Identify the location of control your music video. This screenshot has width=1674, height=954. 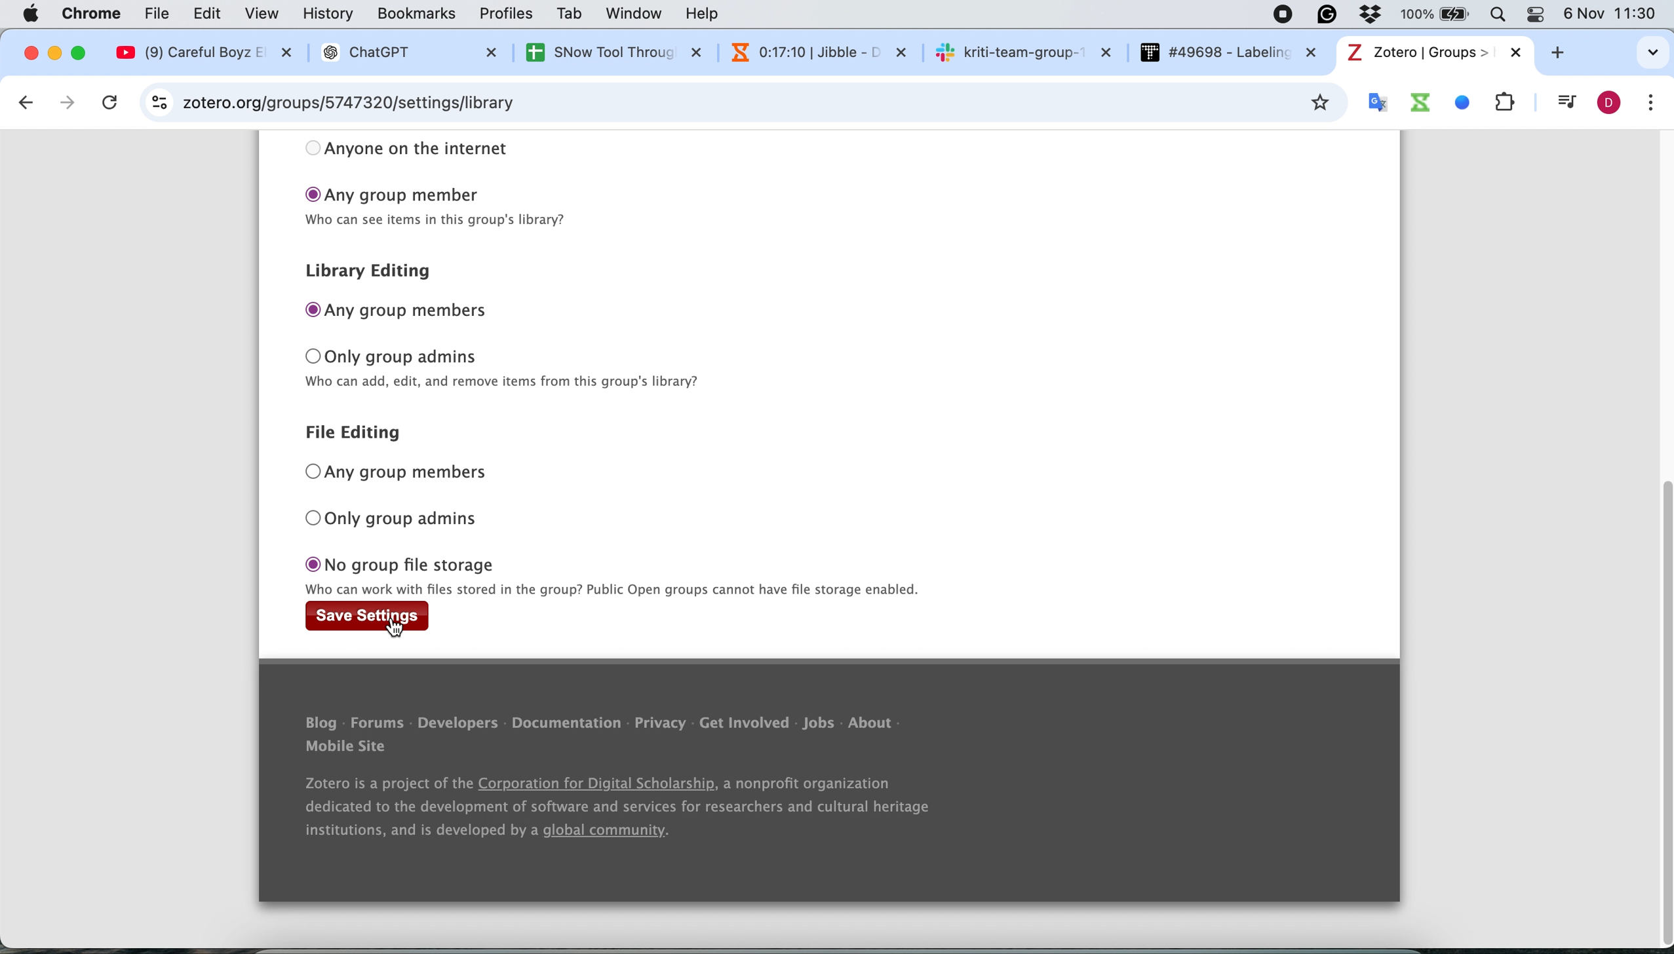
(1563, 103).